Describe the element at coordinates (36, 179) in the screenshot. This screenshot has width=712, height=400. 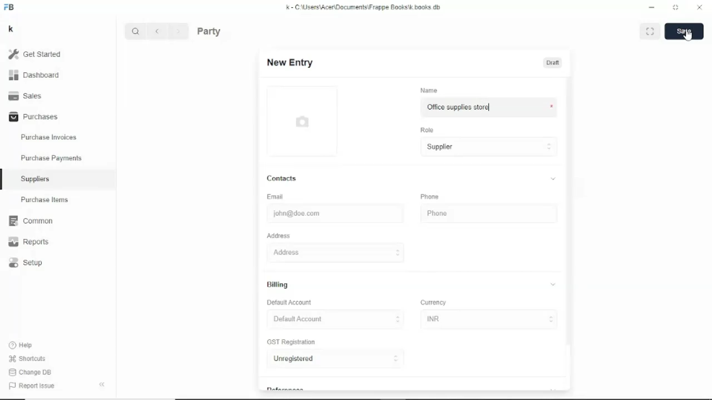
I see `Suppliers` at that location.